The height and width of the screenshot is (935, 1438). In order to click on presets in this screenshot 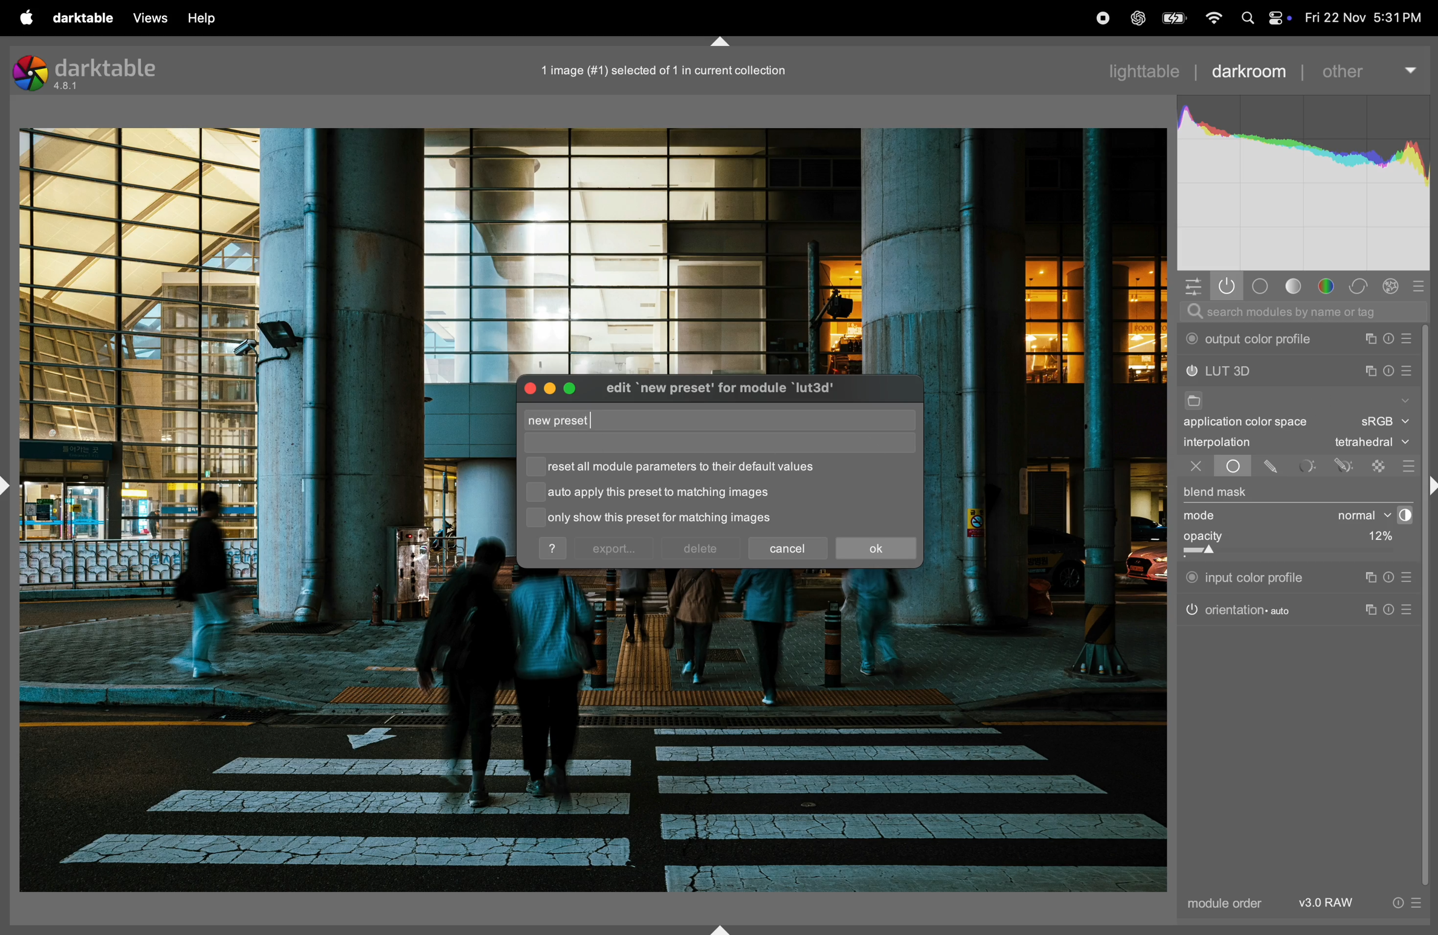, I will do `click(1410, 339)`.